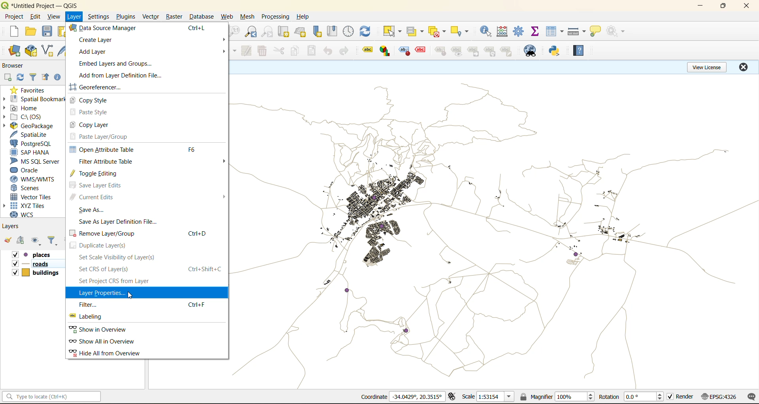 The width and height of the screenshot is (759, 404). I want to click on crs, so click(720, 397).